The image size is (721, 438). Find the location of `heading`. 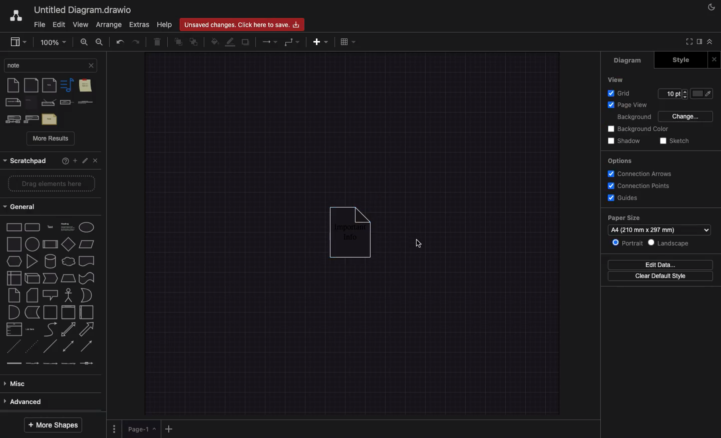

heading is located at coordinates (67, 226).